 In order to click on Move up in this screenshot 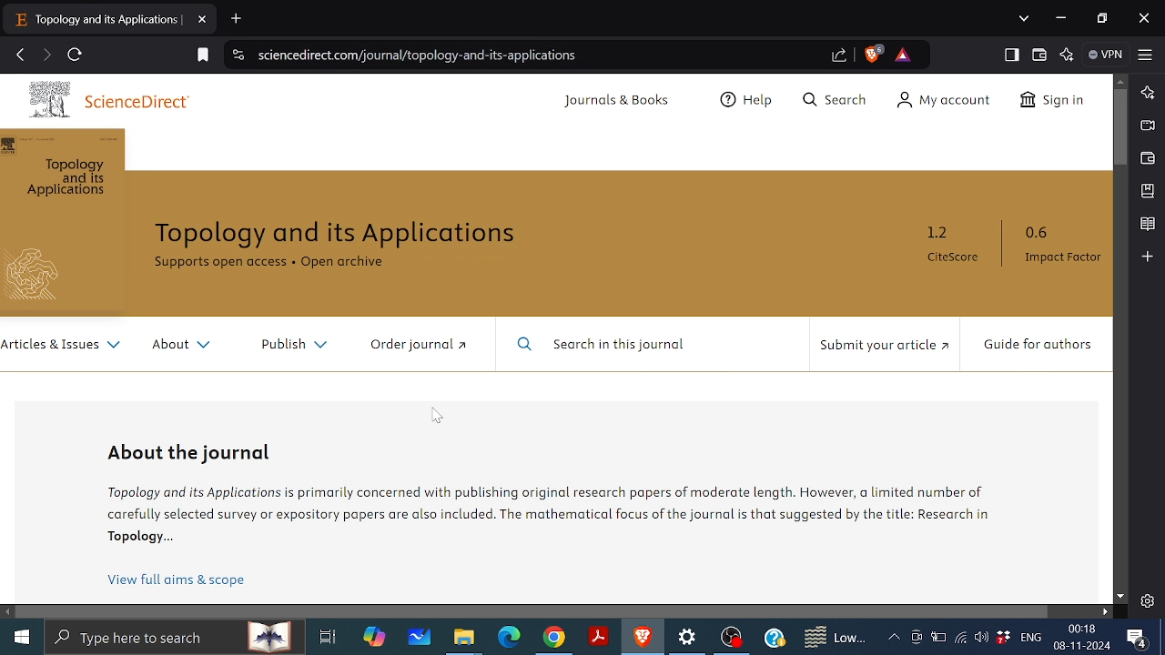, I will do `click(1122, 81)`.